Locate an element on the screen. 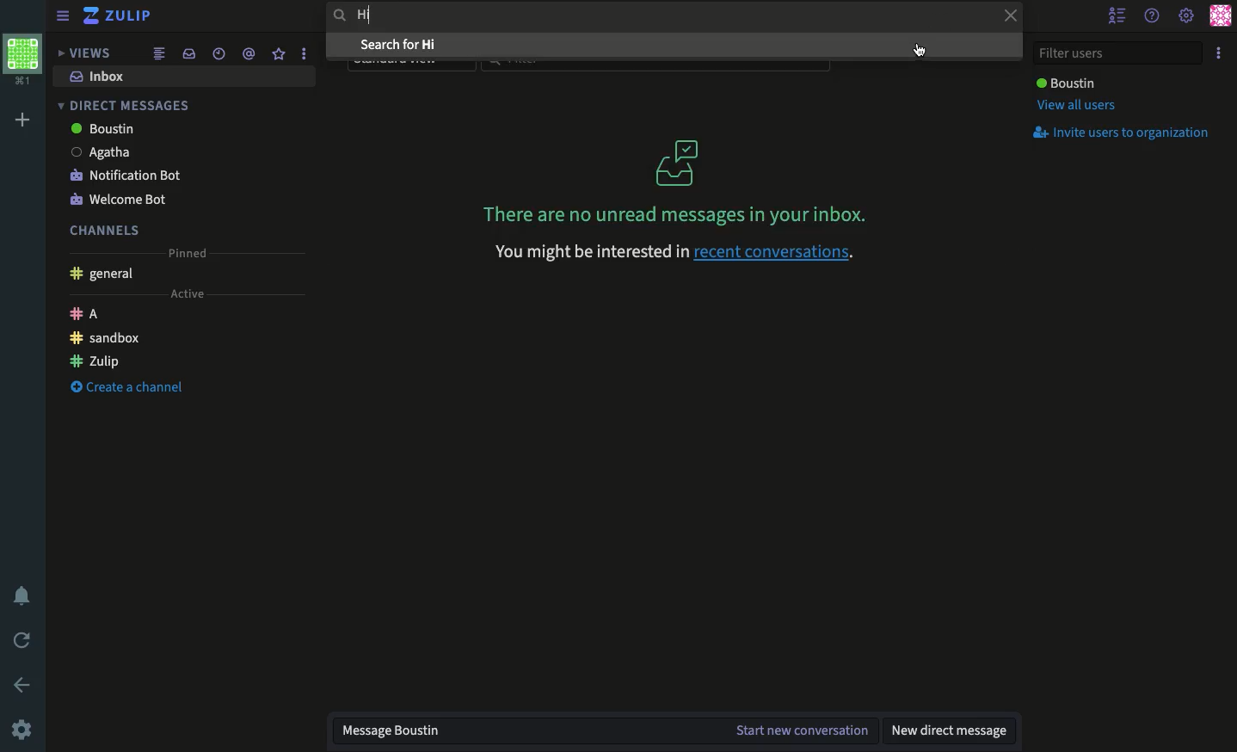  Create a channe is located at coordinates (127, 387).